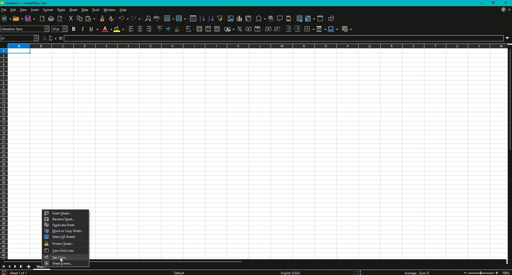 This screenshot has width=512, height=275. What do you see at coordinates (65, 237) in the screenshot?
I see `Select A4 Sheets` at bounding box center [65, 237].